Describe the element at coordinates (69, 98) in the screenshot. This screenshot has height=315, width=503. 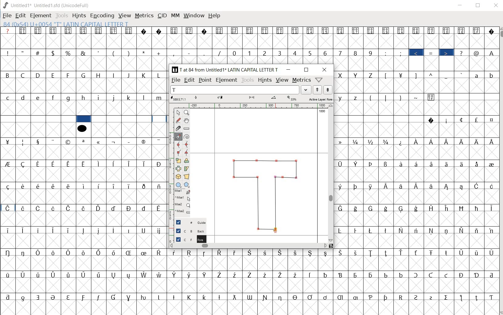
I see `g` at that location.